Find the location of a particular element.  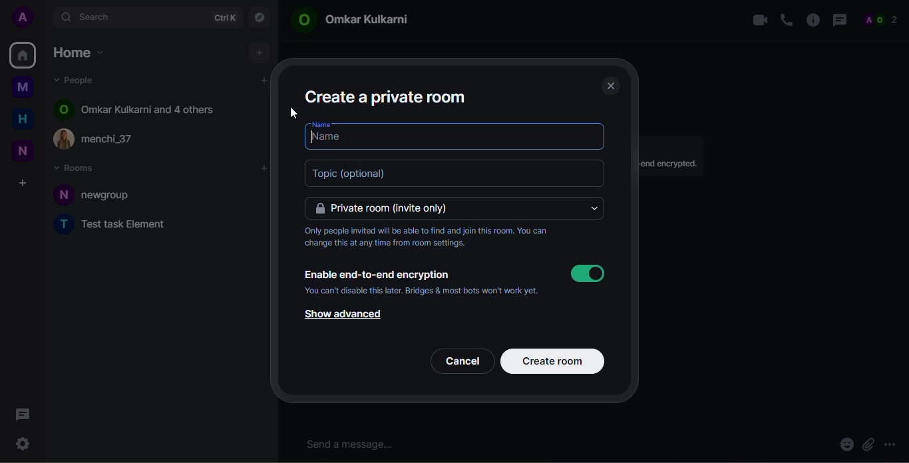

myspace is located at coordinates (23, 86).